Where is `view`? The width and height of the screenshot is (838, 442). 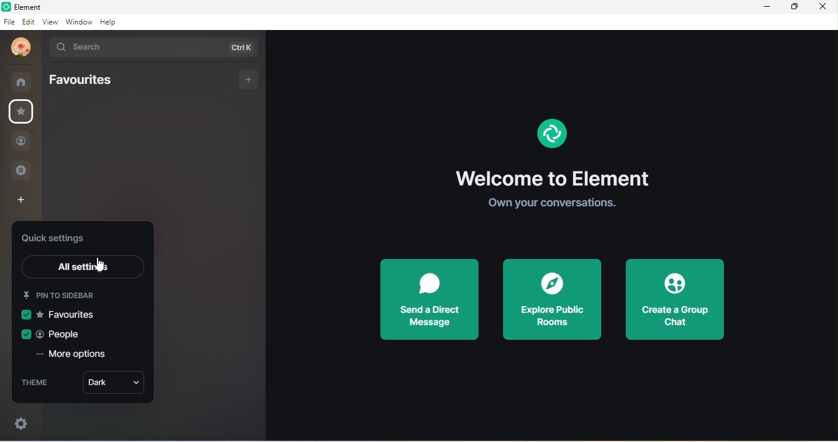 view is located at coordinates (50, 23).